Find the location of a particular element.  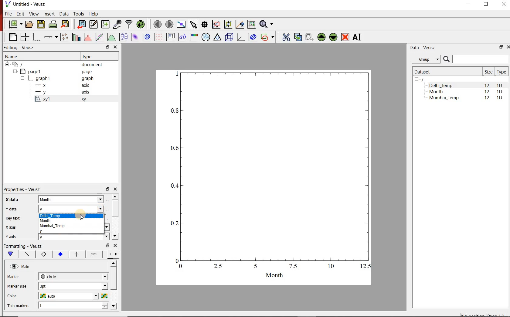

MINIMIZE is located at coordinates (469, 4).